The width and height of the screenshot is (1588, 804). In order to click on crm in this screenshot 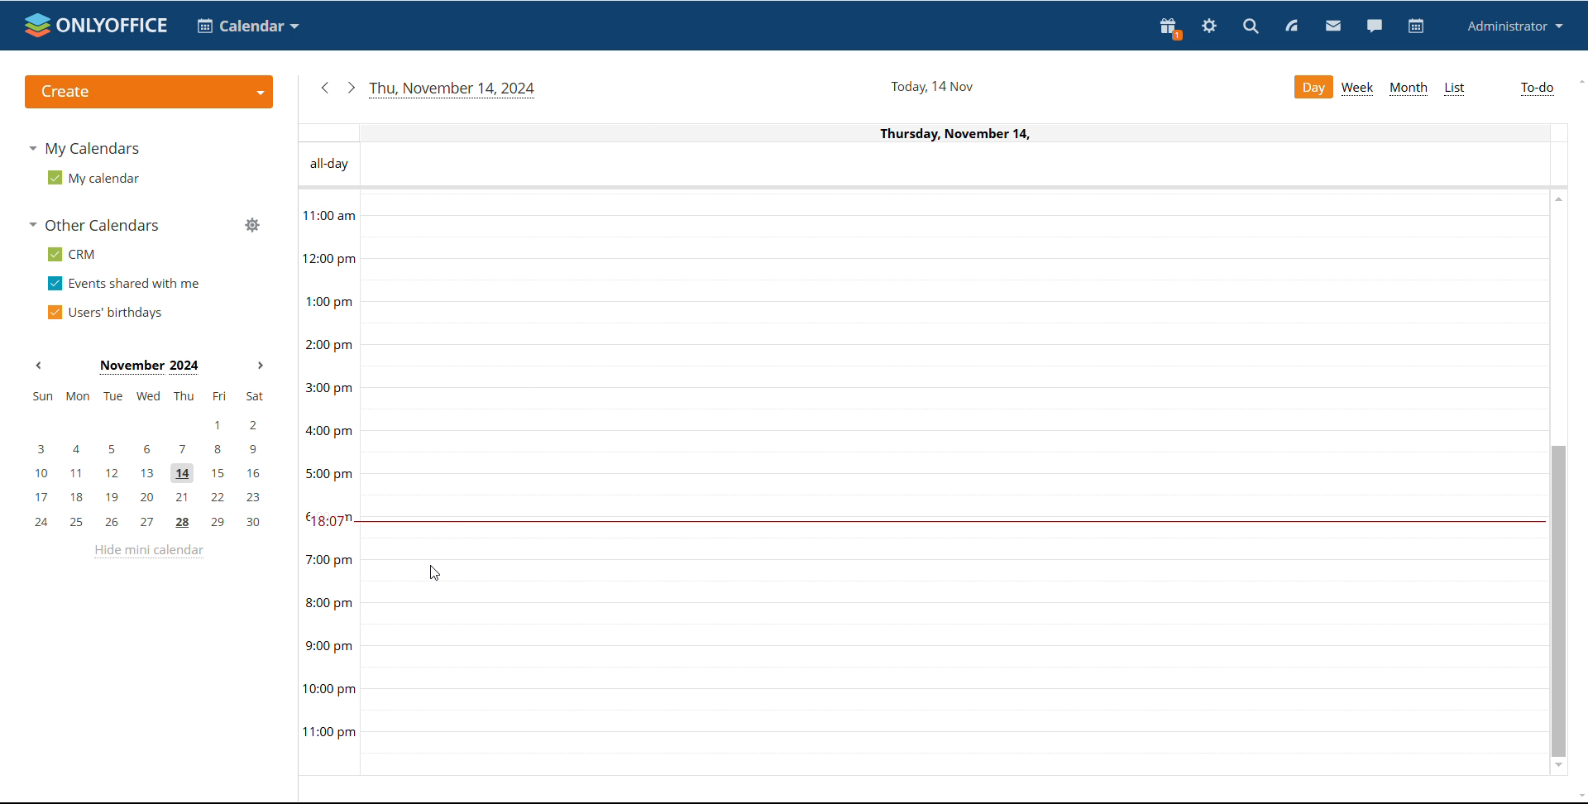, I will do `click(71, 254)`.